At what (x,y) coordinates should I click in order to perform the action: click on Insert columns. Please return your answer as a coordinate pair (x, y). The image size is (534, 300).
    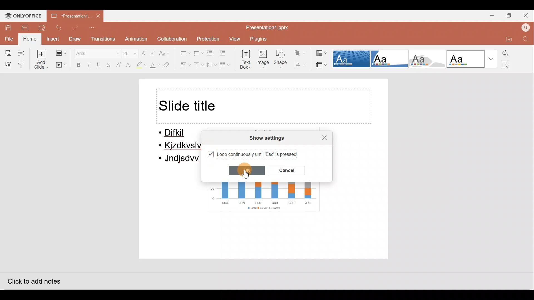
    Looking at the image, I should click on (225, 64).